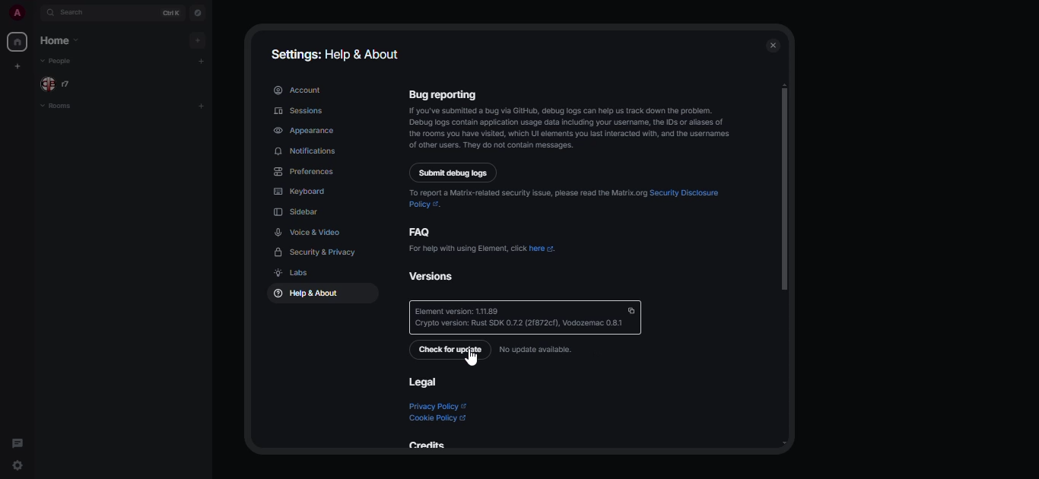 The width and height of the screenshot is (1039, 479). Describe the element at coordinates (199, 106) in the screenshot. I see `add` at that location.